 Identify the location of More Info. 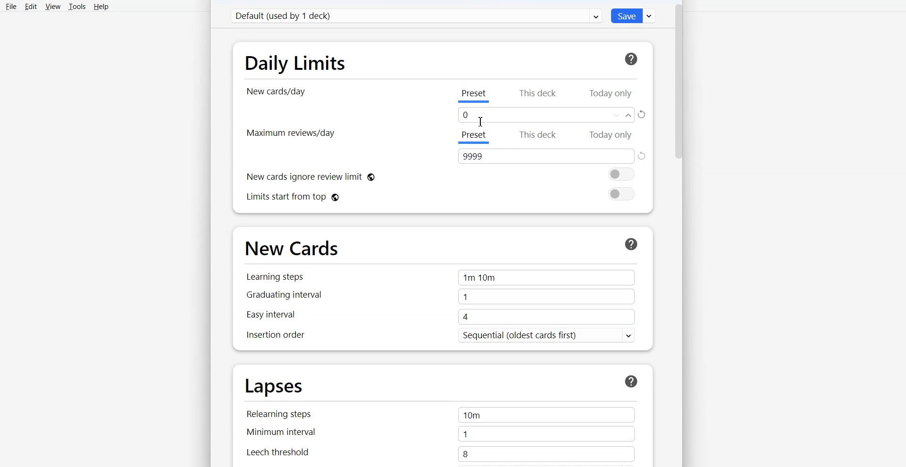
(632, 380).